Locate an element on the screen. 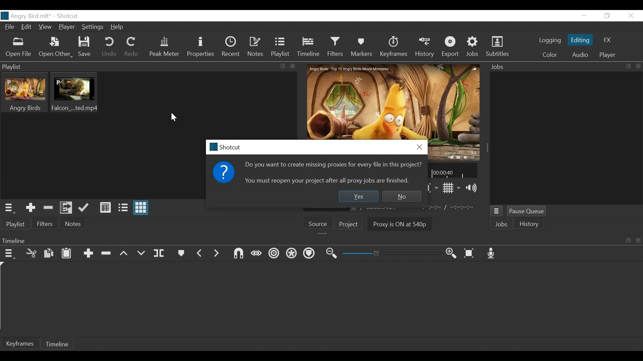 The width and height of the screenshot is (643, 361). Ripple is located at coordinates (273, 253).